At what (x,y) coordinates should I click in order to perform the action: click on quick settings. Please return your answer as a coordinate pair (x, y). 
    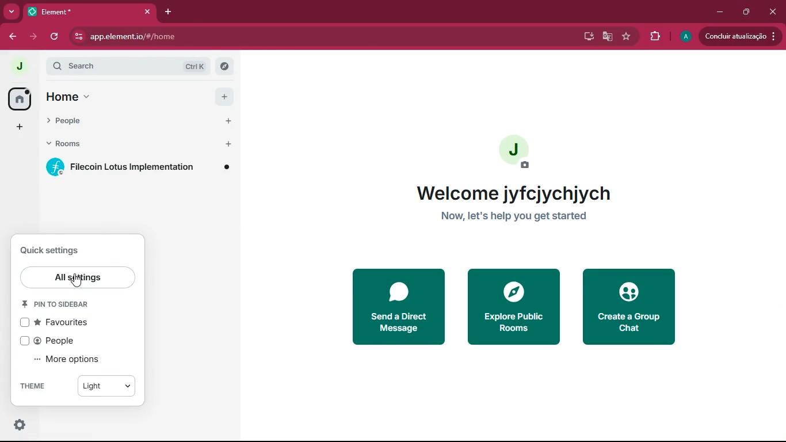
    Looking at the image, I should click on (62, 425).